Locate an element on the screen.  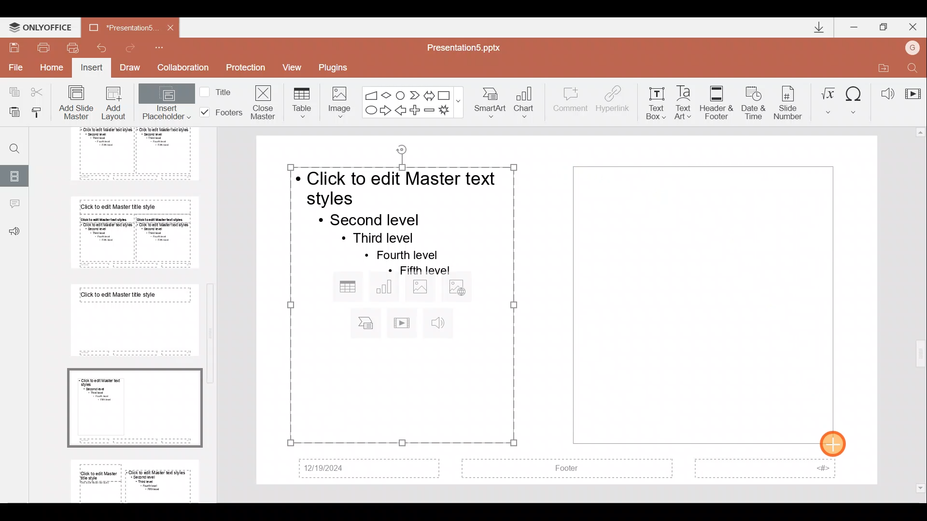
Date & time is located at coordinates (751, 101).